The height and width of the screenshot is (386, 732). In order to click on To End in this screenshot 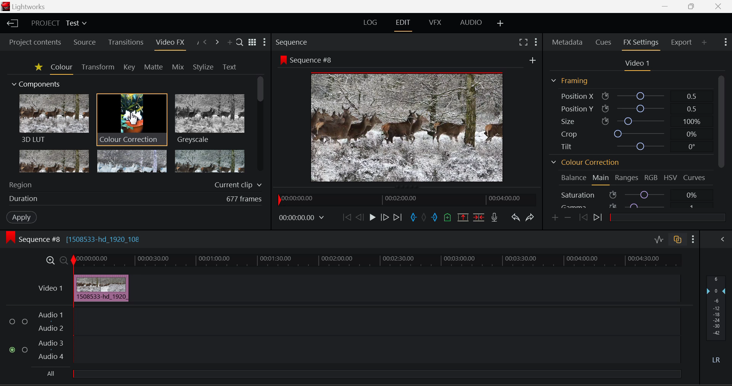, I will do `click(397, 218)`.